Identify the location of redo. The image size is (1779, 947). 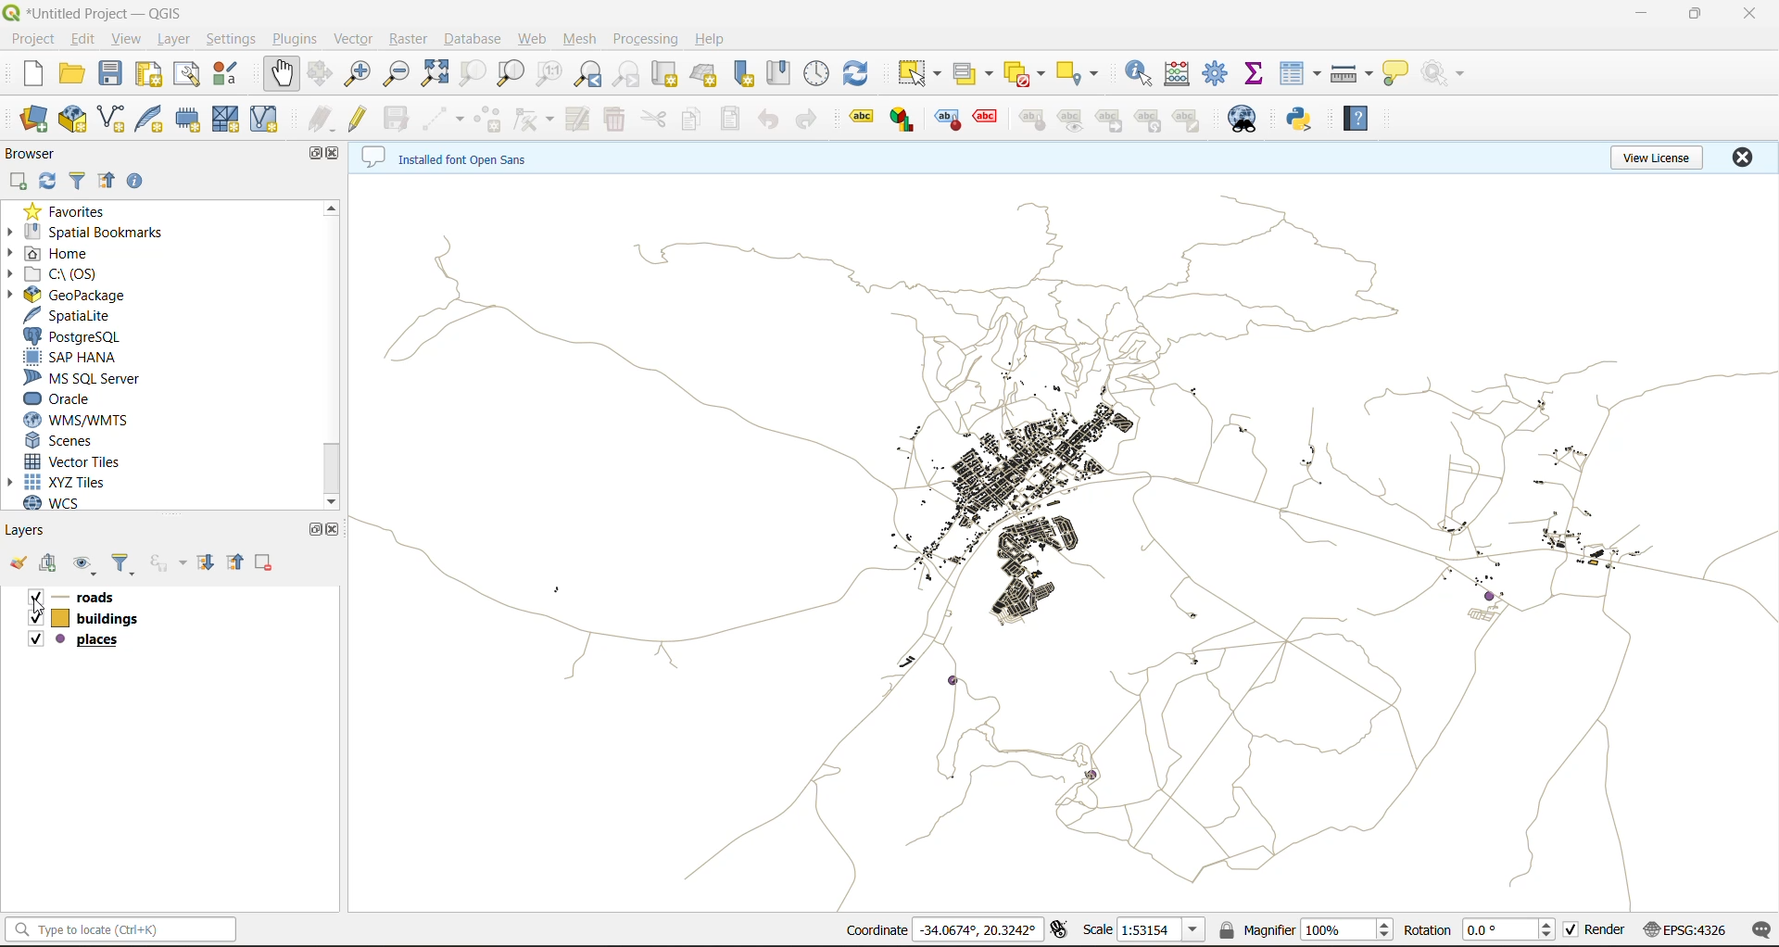
(806, 118).